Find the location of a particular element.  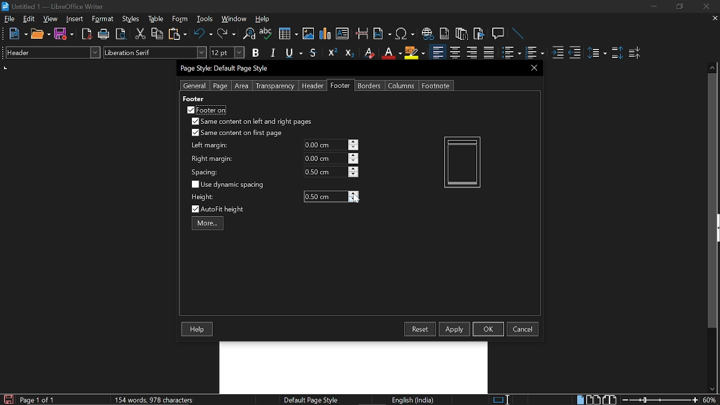

increase right margin is located at coordinates (354, 155).